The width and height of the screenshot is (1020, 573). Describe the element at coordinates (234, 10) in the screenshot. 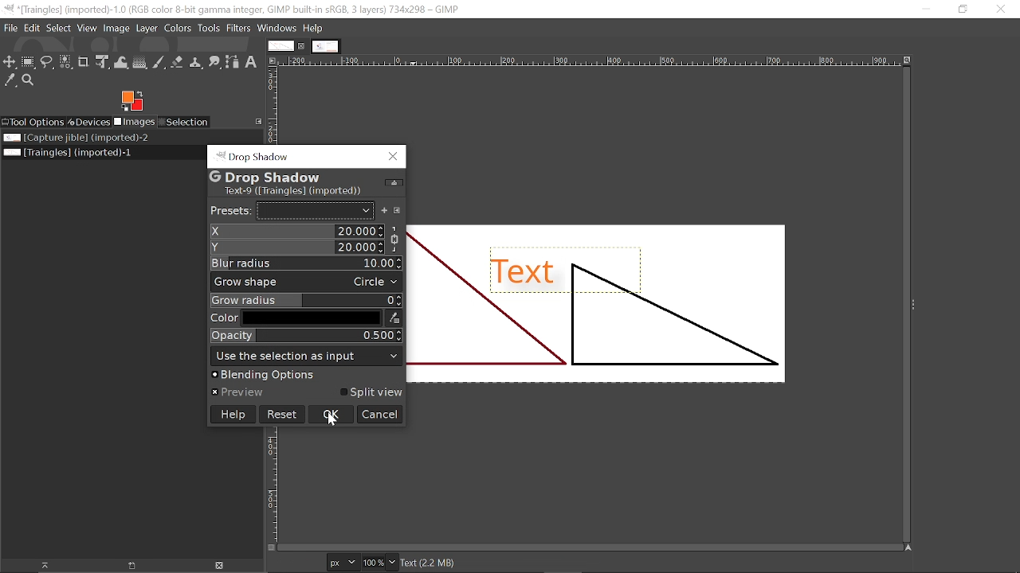

I see `Current window` at that location.